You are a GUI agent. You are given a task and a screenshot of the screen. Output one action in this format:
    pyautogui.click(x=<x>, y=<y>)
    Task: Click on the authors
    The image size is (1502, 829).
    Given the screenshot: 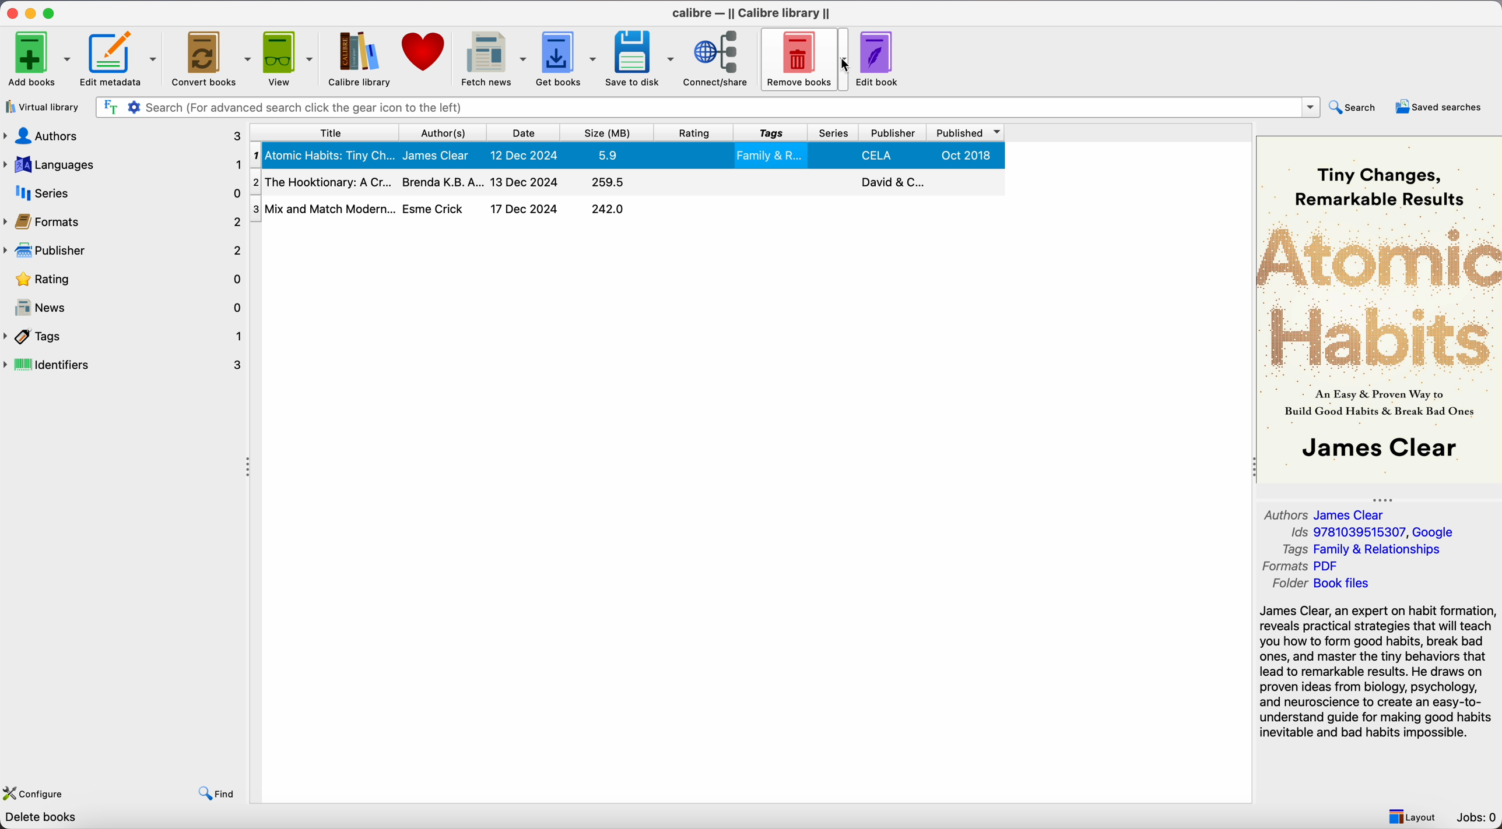 What is the action you would take?
    pyautogui.click(x=123, y=137)
    